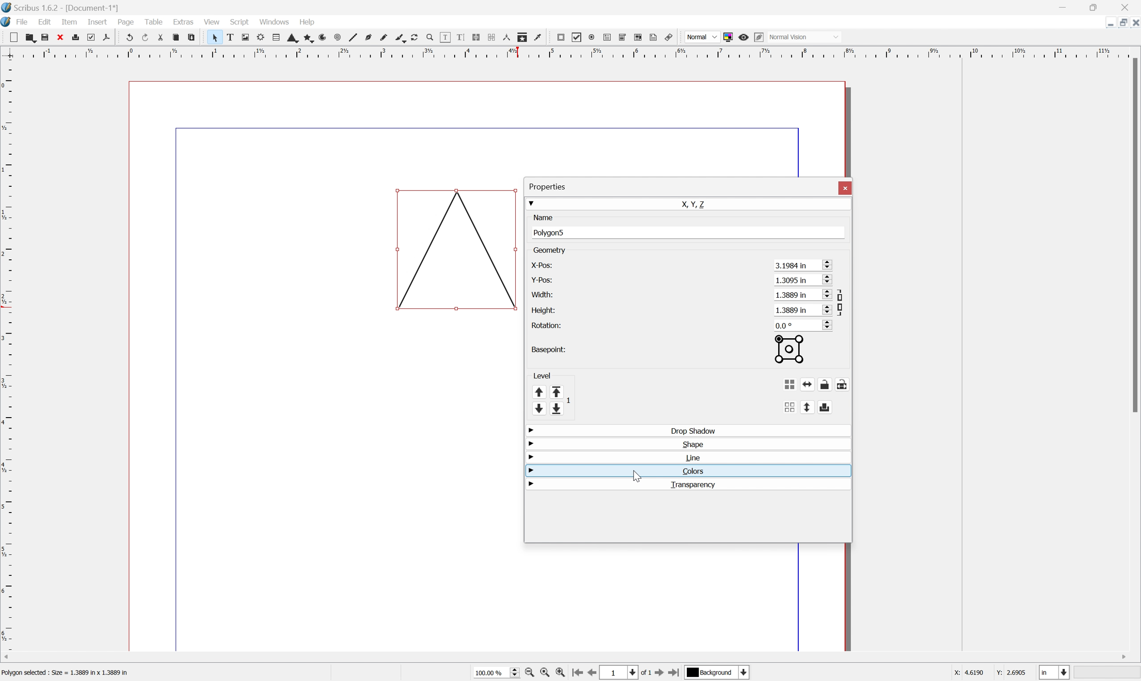  Describe the element at coordinates (531, 202) in the screenshot. I see `Drop Down` at that location.